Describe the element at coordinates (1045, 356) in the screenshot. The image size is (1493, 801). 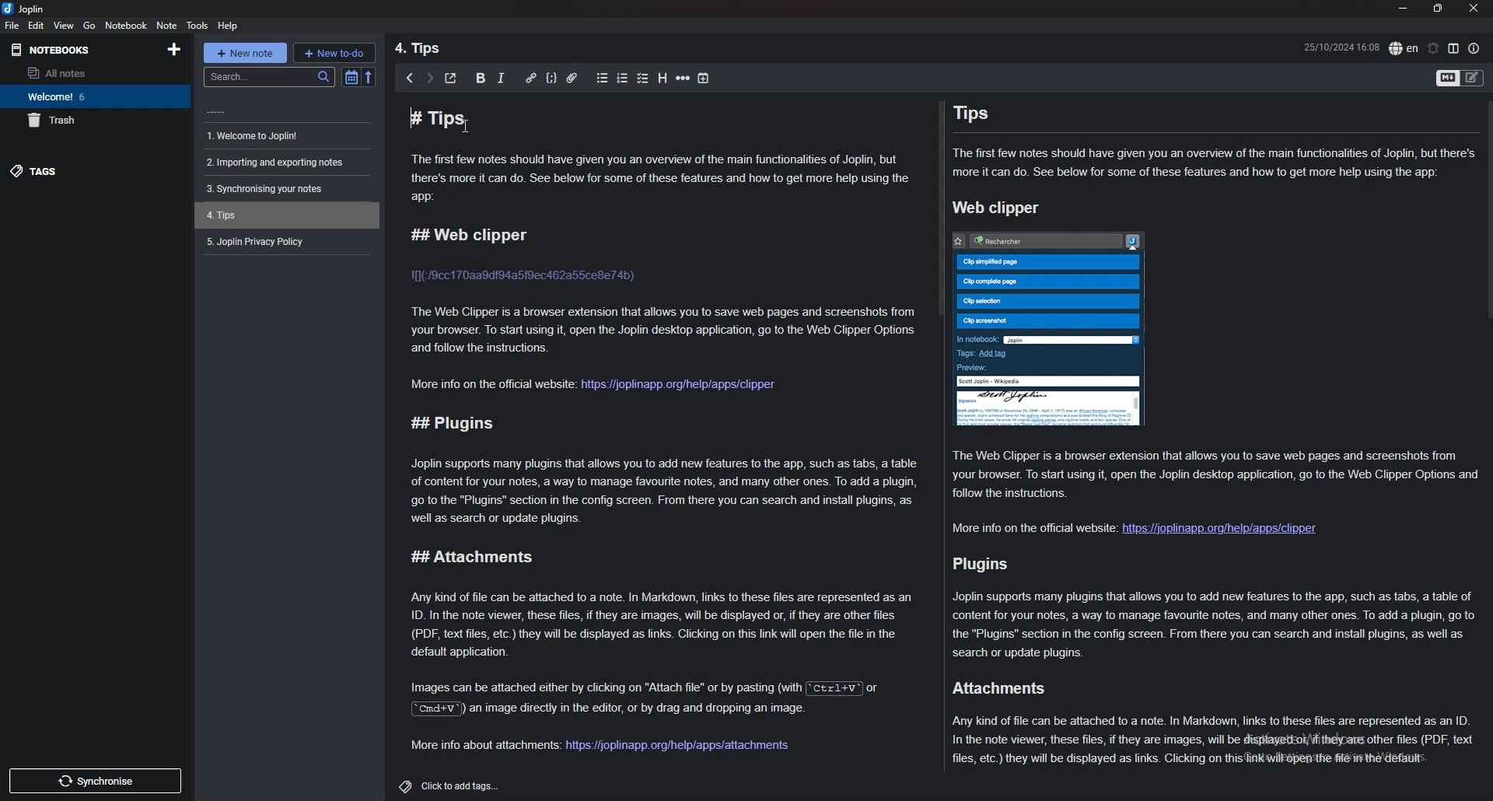
I see `Tags : Add tag` at that location.